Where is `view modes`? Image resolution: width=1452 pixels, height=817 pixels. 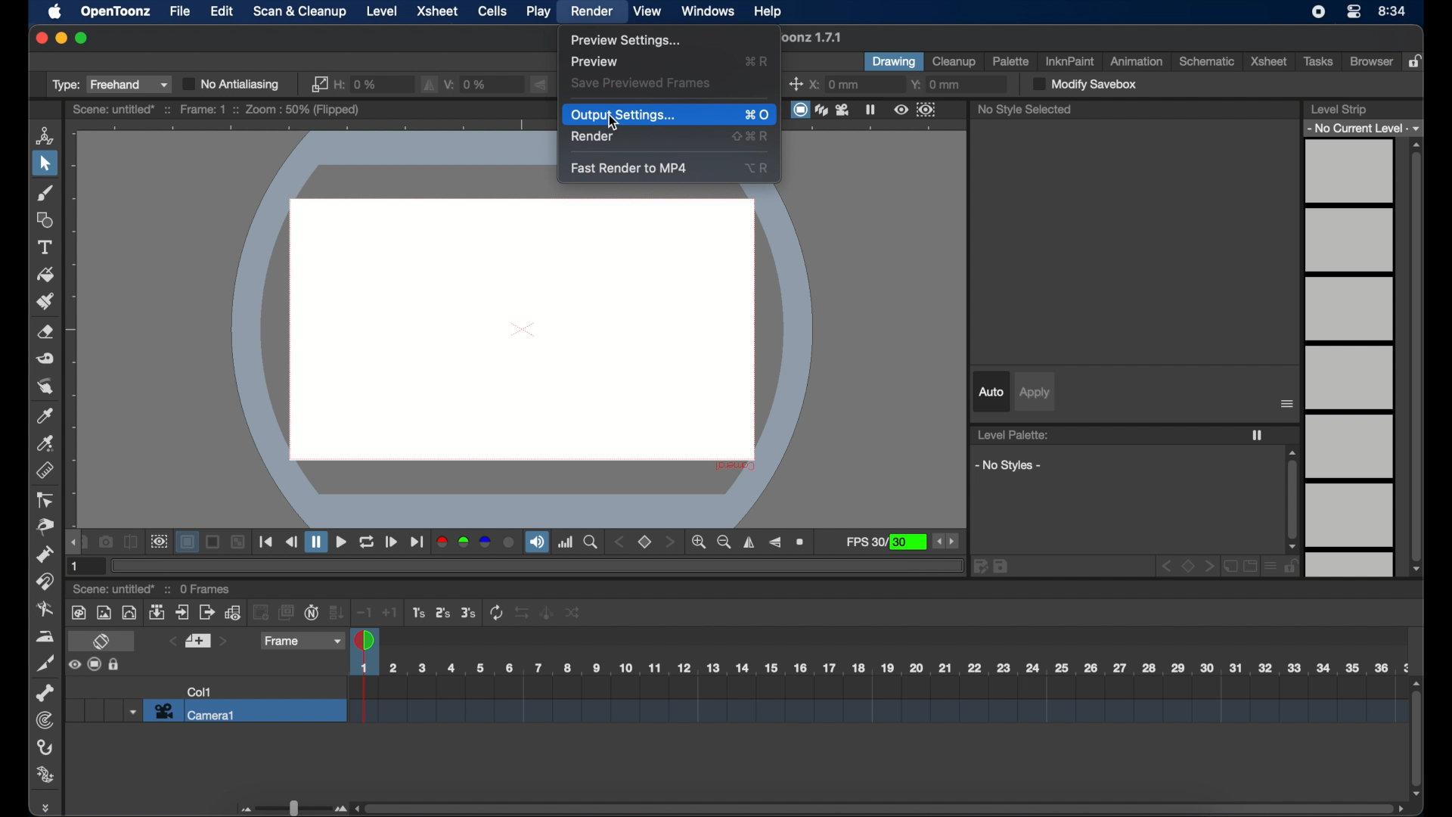
view modes is located at coordinates (821, 110).